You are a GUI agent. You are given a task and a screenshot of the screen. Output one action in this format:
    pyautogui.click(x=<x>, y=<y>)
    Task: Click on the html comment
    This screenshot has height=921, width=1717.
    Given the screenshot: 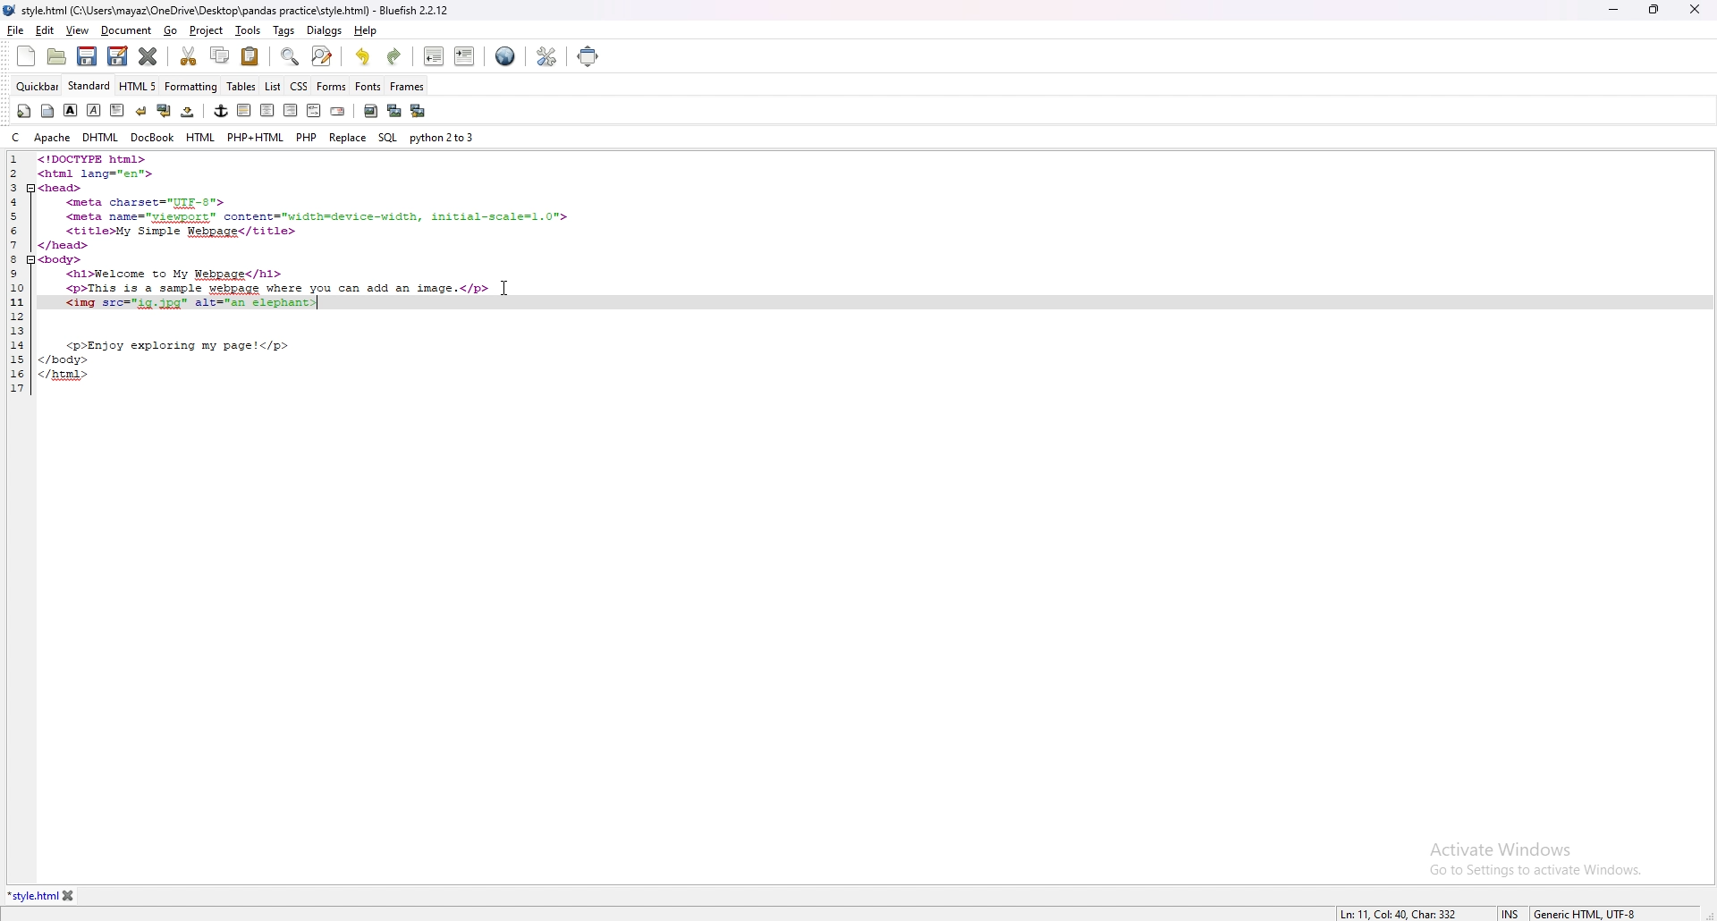 What is the action you would take?
    pyautogui.click(x=315, y=111)
    